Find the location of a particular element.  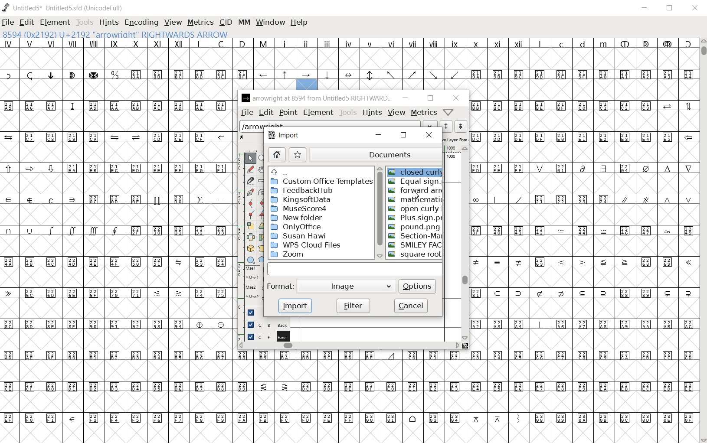

SMILEY FACE is located at coordinates (416, 245).